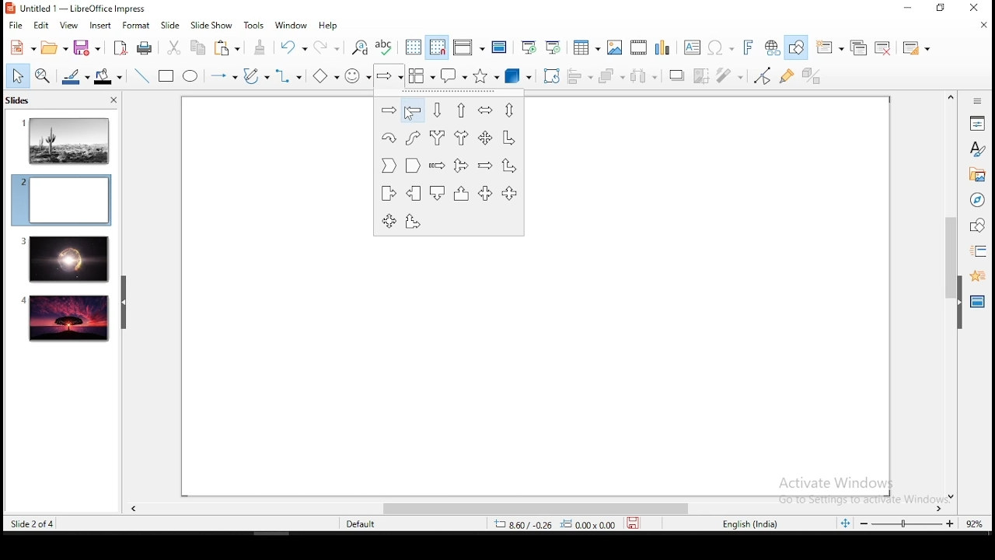 This screenshot has width=995, height=560. I want to click on clone formatting, so click(260, 47).